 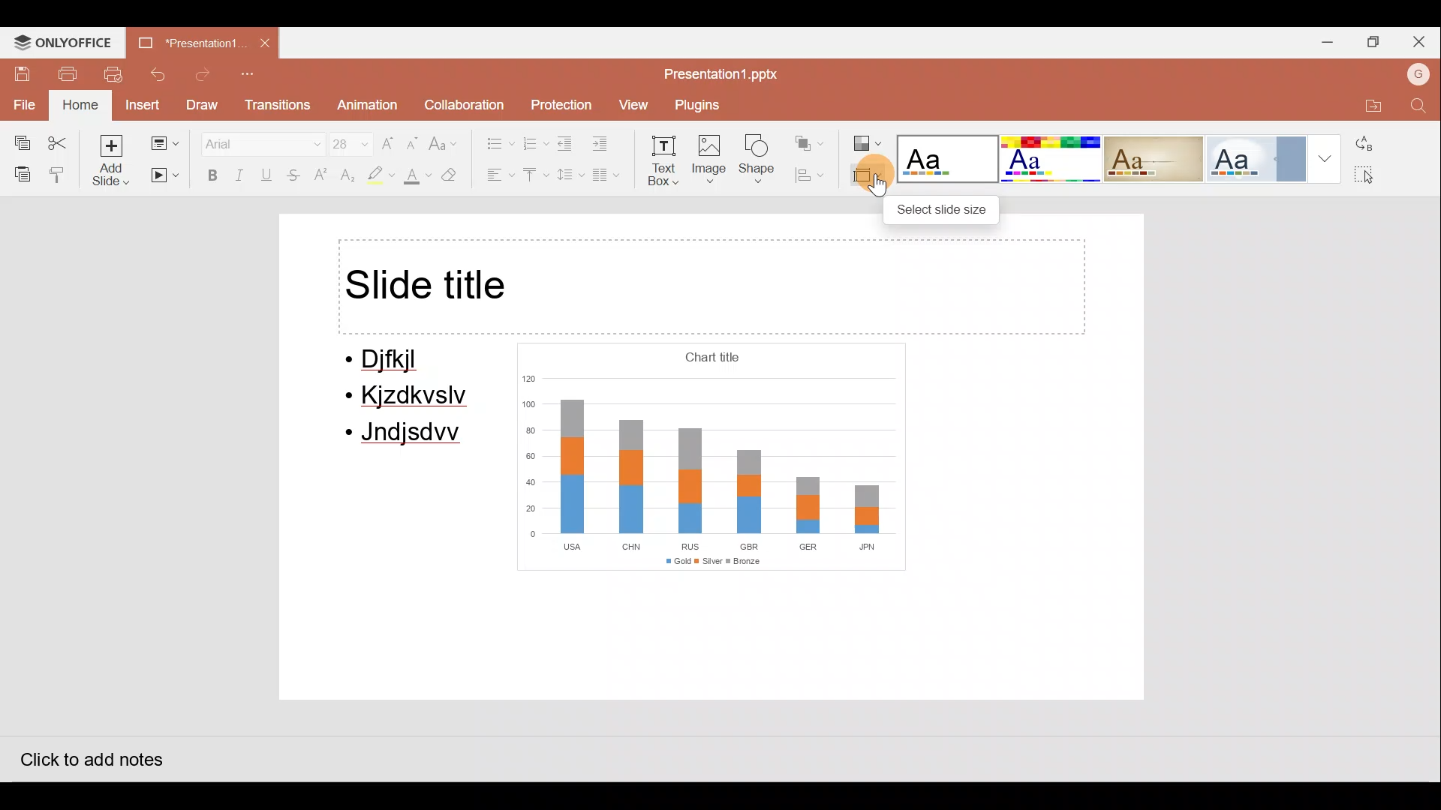 I want to click on Transitions, so click(x=276, y=106).